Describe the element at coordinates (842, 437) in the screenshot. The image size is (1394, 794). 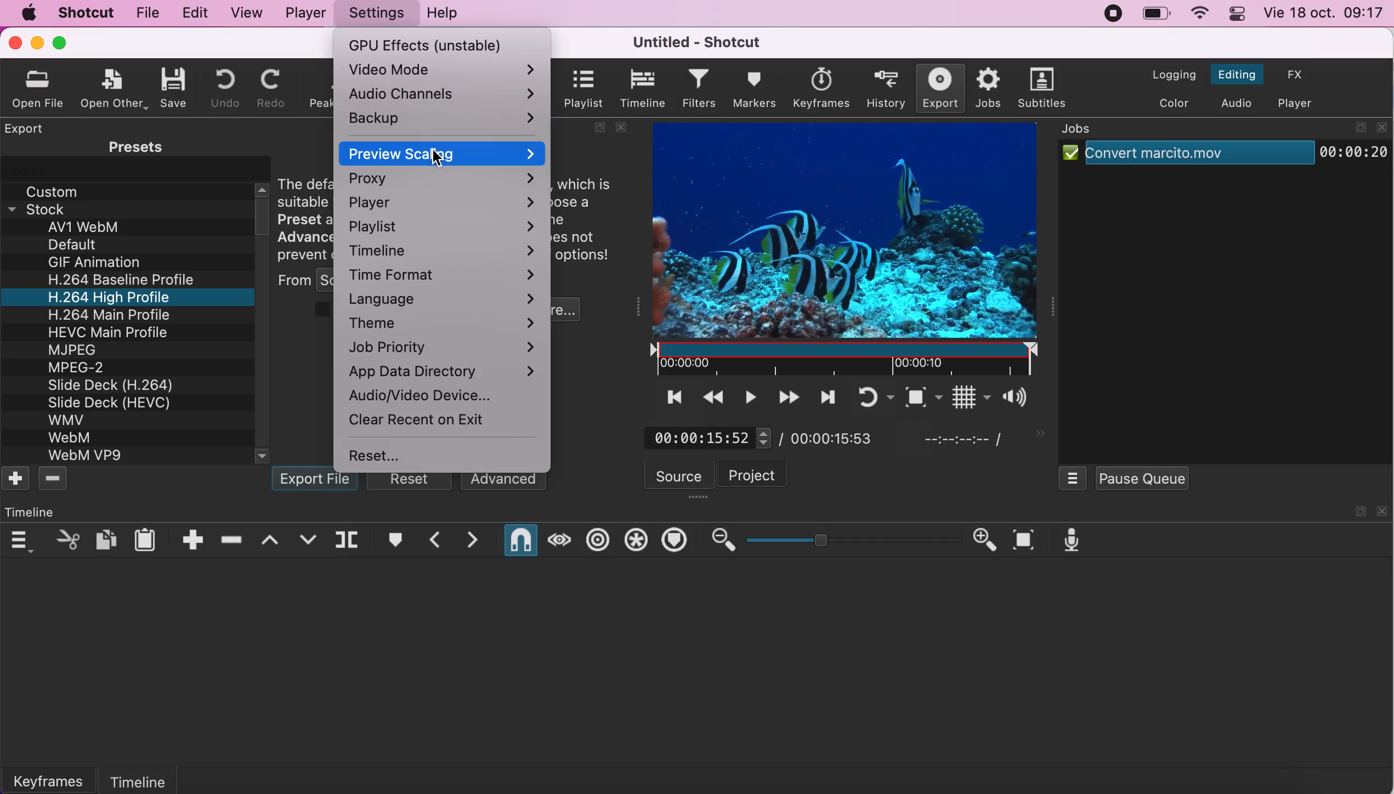
I see `total duration` at that location.